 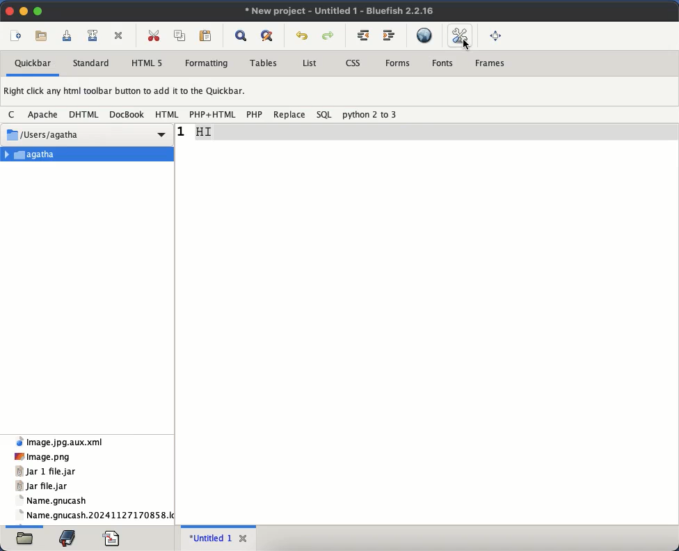 I want to click on new project, so click(x=341, y=12).